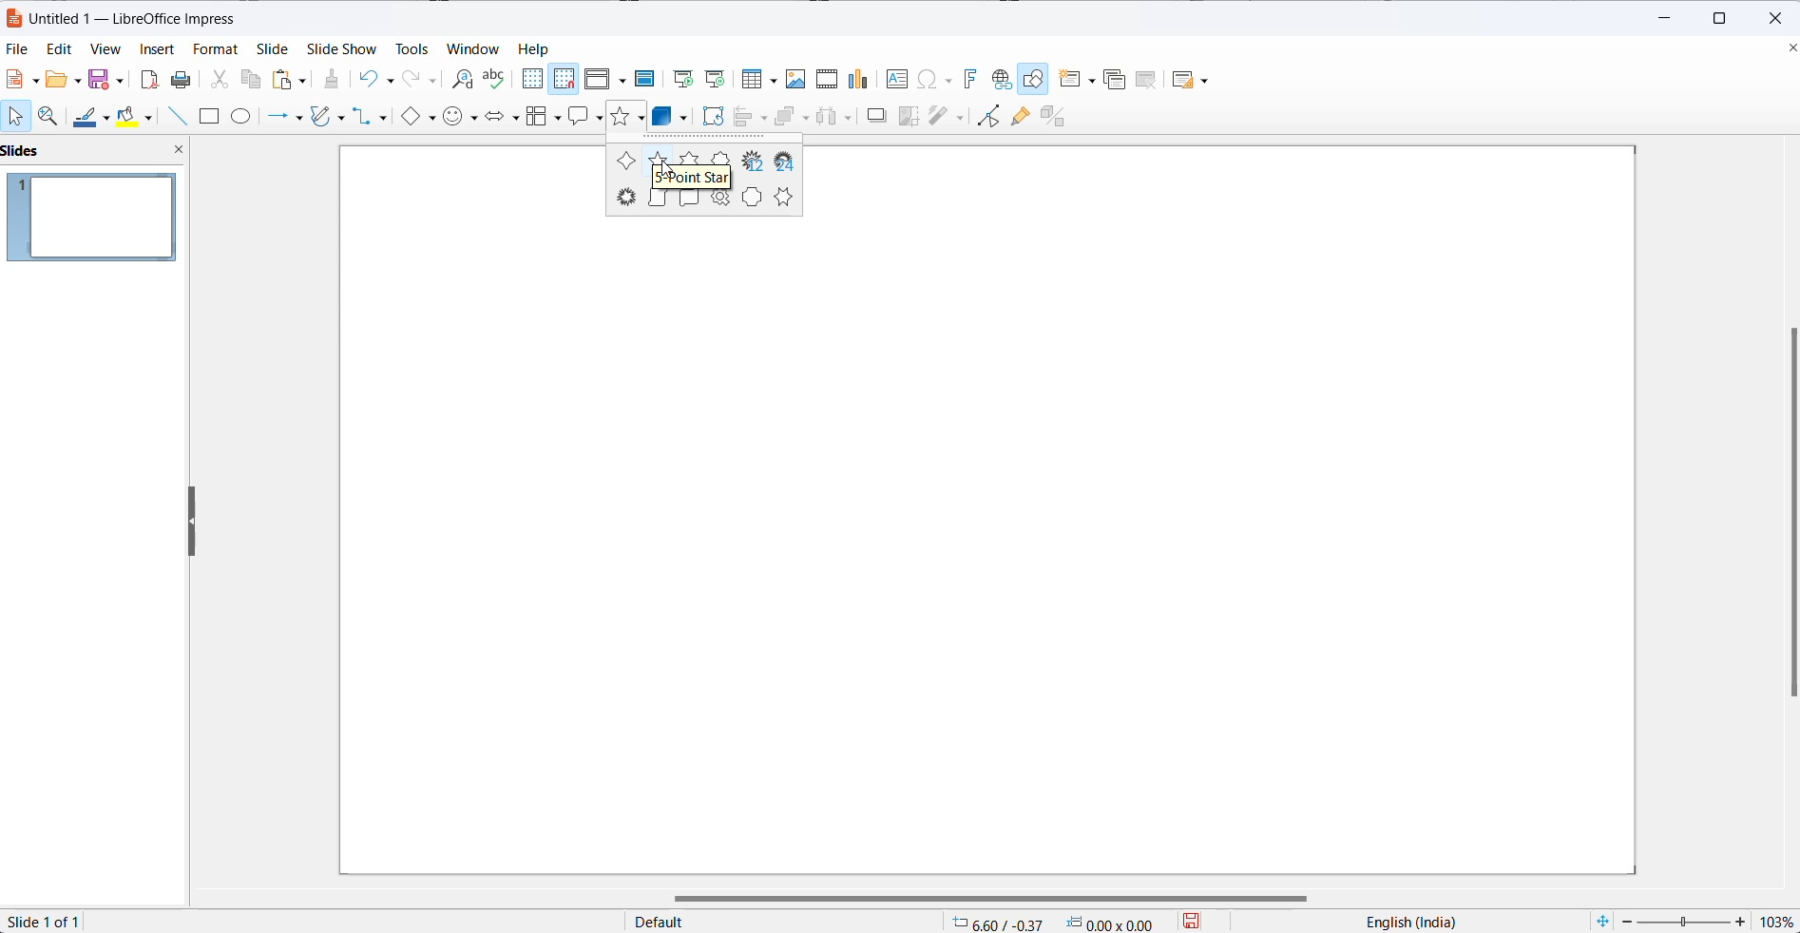 The height and width of the screenshot is (933, 1800). What do you see at coordinates (754, 159) in the screenshot?
I see `12 point star` at bounding box center [754, 159].